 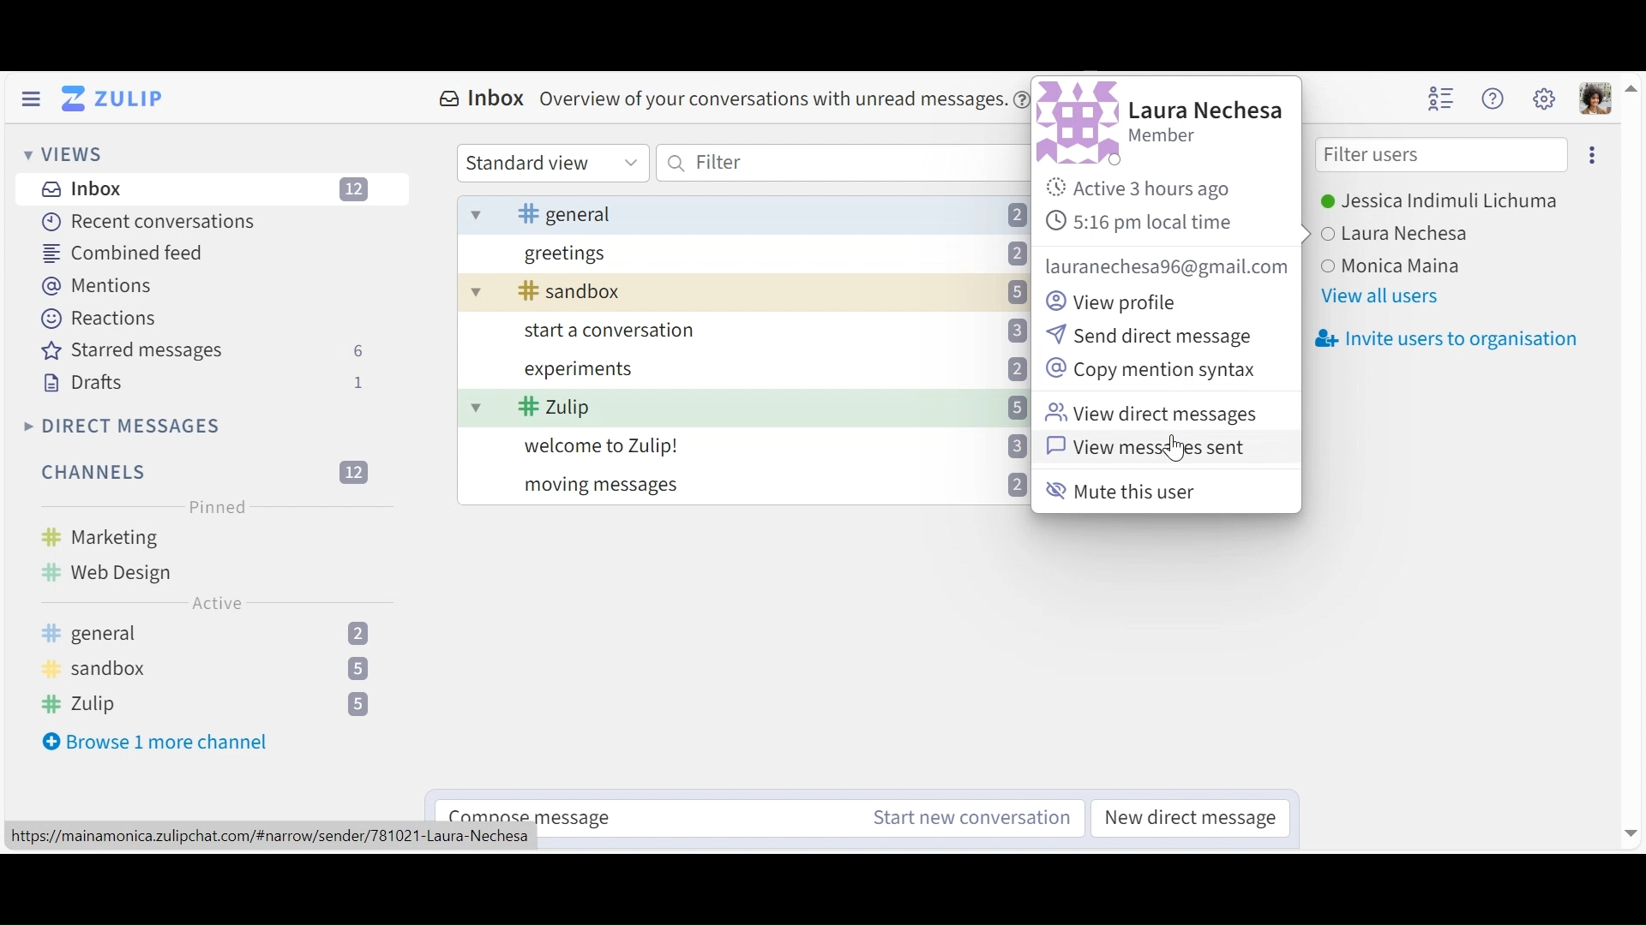 What do you see at coordinates (116, 98) in the screenshot?
I see `Go to Home View (Inbox)` at bounding box center [116, 98].